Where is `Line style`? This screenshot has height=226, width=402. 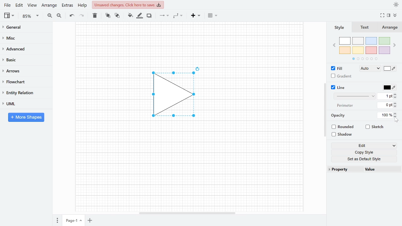
Line style is located at coordinates (356, 96).